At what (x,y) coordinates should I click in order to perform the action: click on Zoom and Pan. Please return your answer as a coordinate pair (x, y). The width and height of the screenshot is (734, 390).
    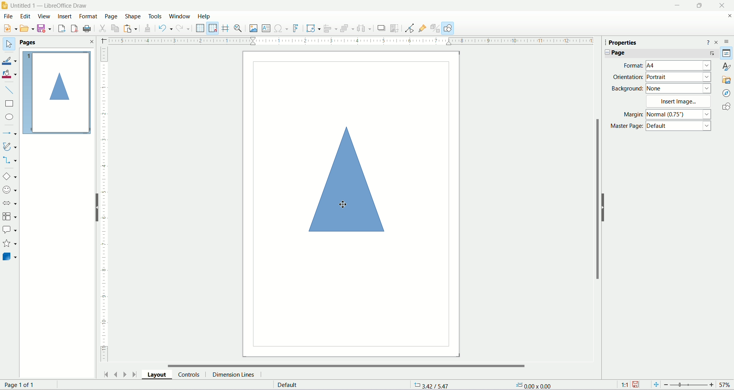
    Looking at the image, I should click on (238, 29).